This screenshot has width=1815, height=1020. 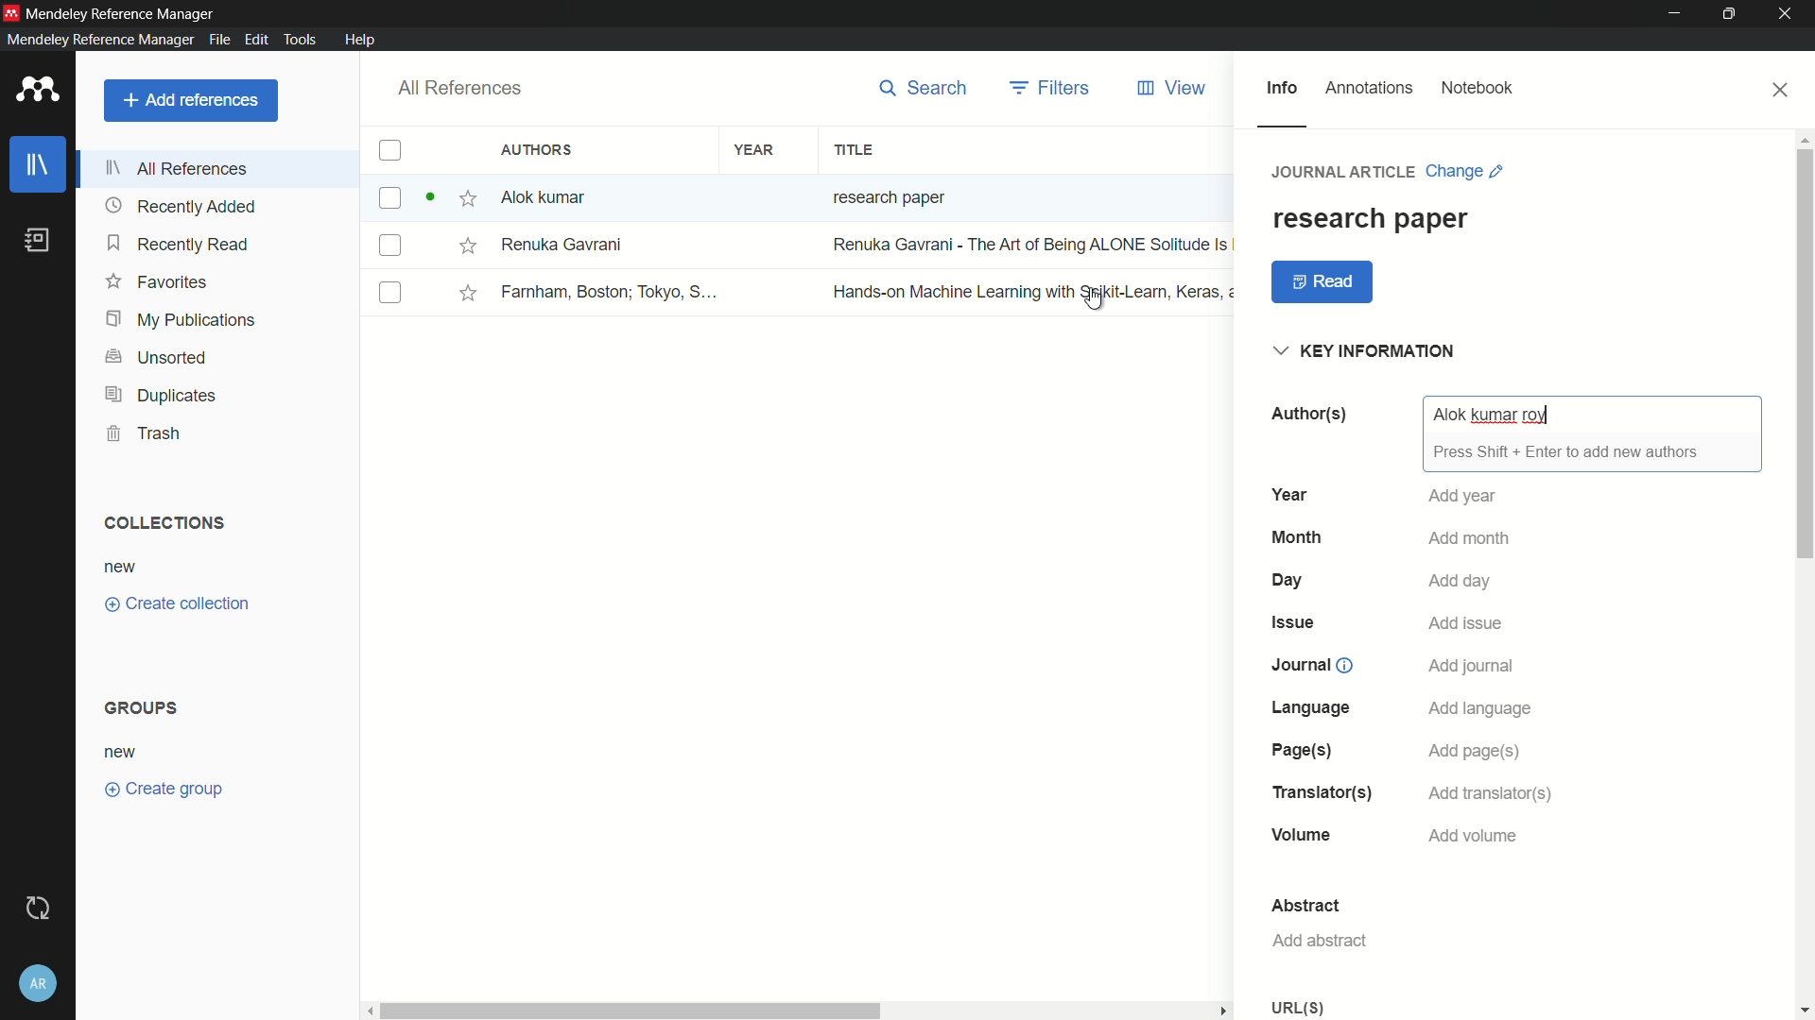 What do you see at coordinates (1566, 451) in the screenshot?
I see `press Shift+Enter to add mew authors` at bounding box center [1566, 451].